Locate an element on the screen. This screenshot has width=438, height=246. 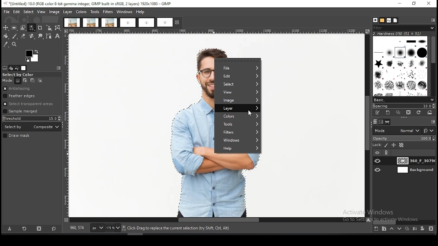
select is located at coordinates (237, 85).